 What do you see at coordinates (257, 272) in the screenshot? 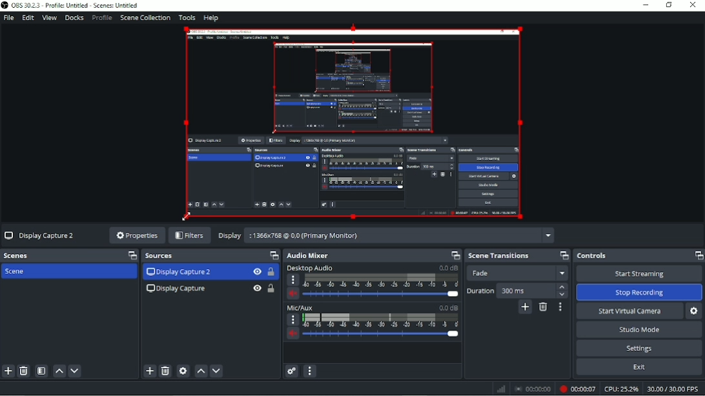
I see `Hide` at bounding box center [257, 272].